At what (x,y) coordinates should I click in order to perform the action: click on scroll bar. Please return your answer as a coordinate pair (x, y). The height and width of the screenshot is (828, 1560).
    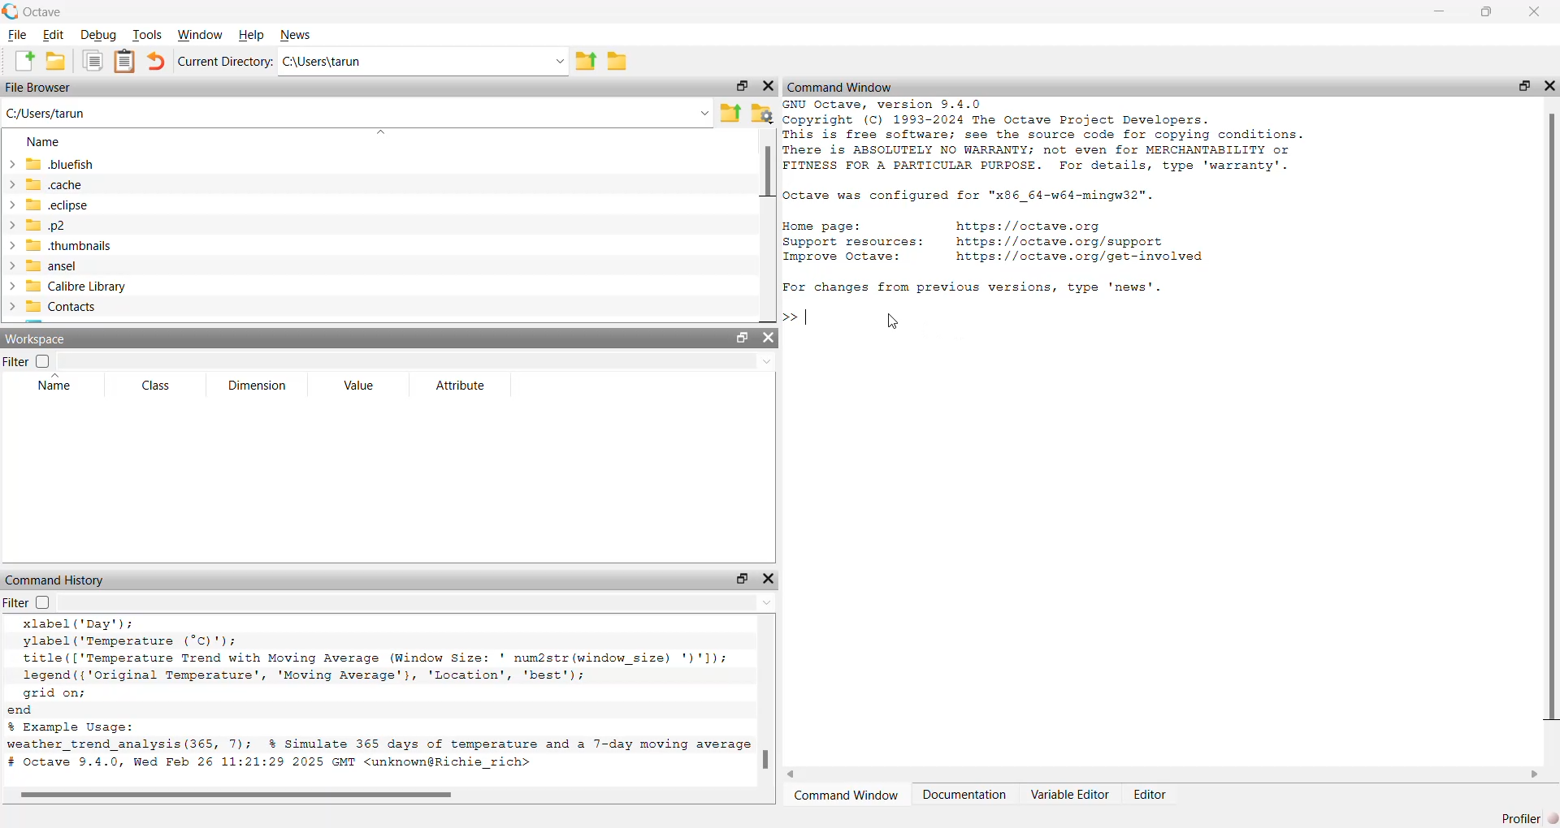
    Looking at the image, I should click on (1550, 420).